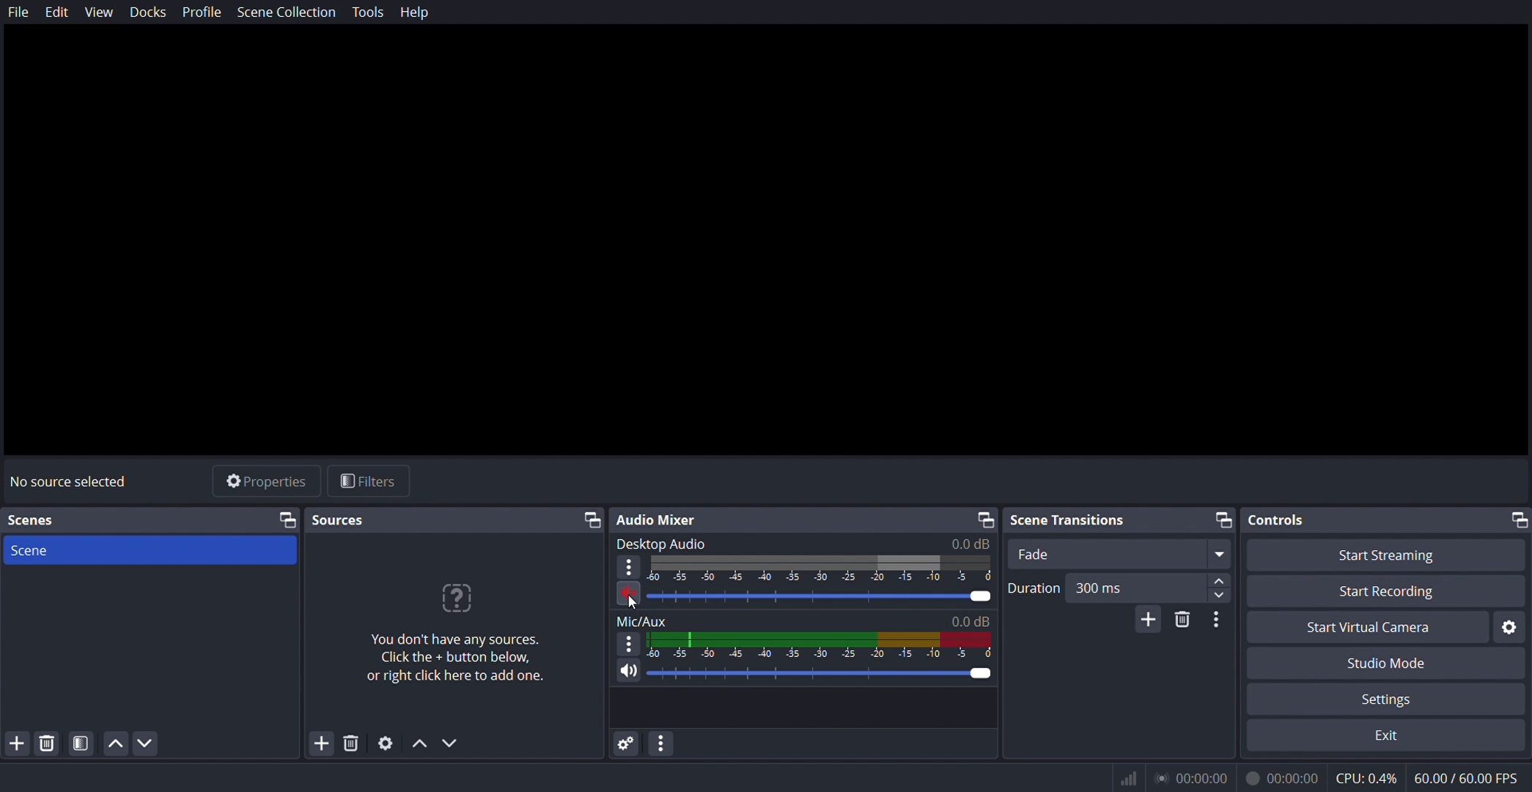  What do you see at coordinates (287, 520) in the screenshot?
I see `source` at bounding box center [287, 520].